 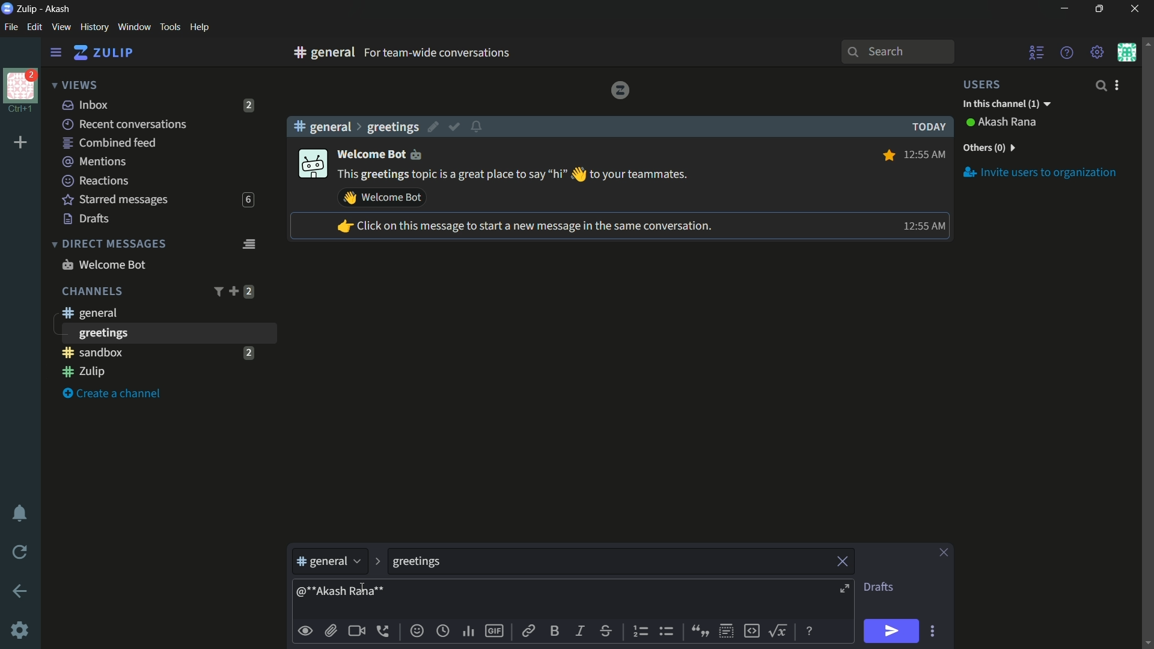 What do you see at coordinates (233, 291) in the screenshot?
I see `add channel` at bounding box center [233, 291].